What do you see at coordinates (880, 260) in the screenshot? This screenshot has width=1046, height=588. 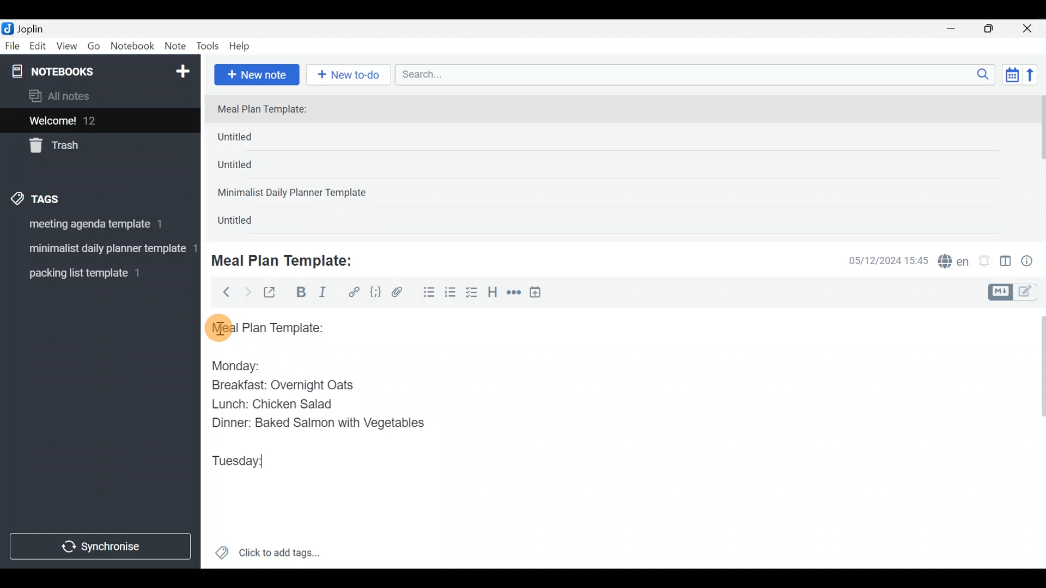 I see `Date & time` at bounding box center [880, 260].